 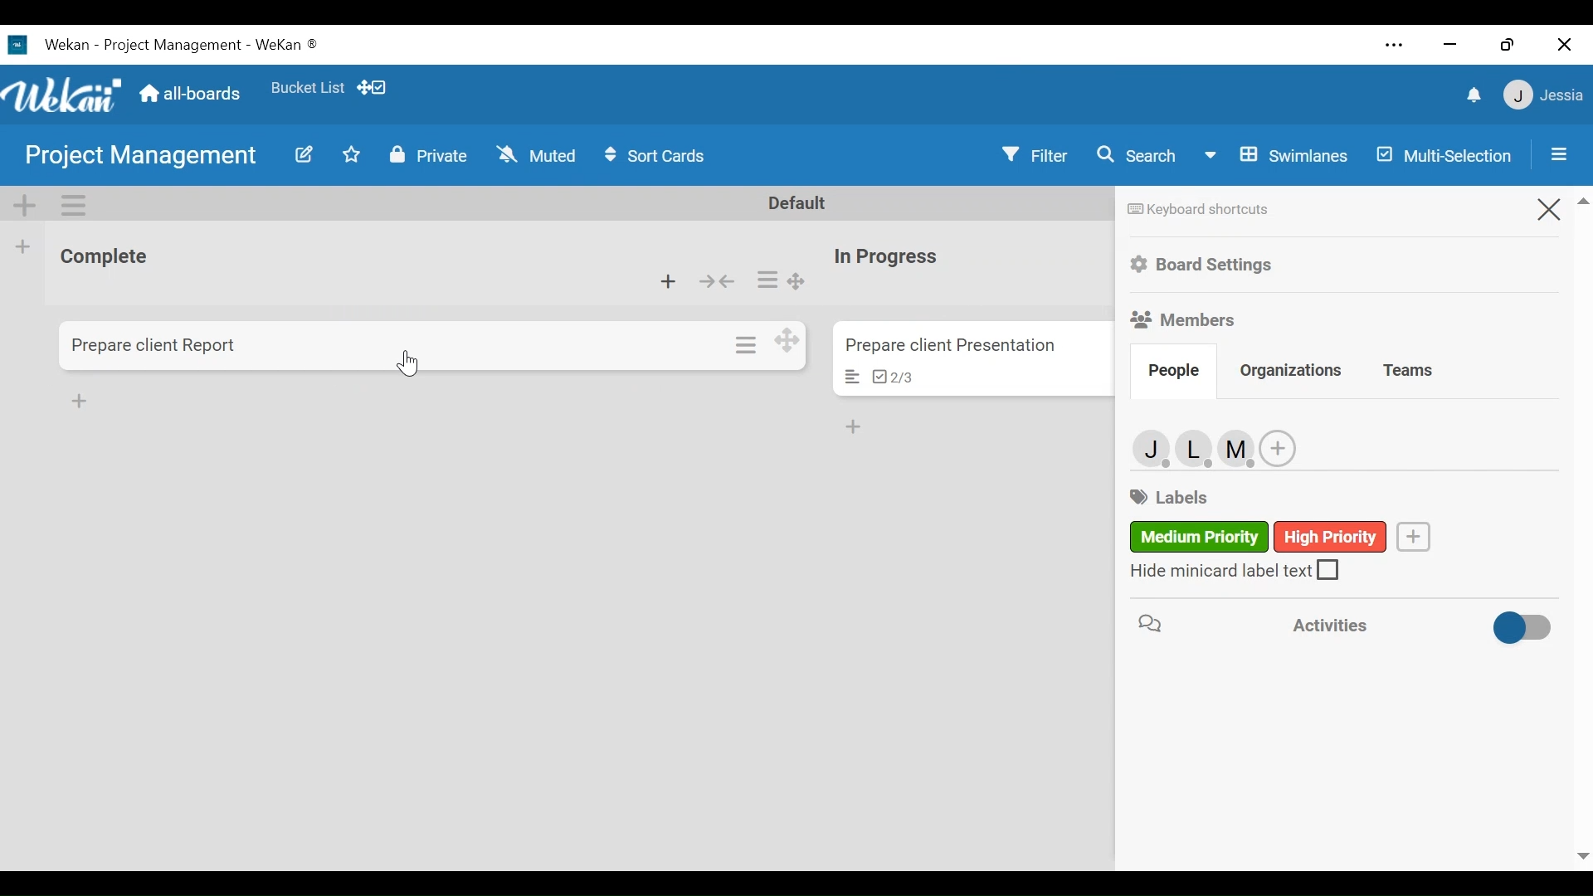 I want to click on Cursor, so click(x=414, y=365).